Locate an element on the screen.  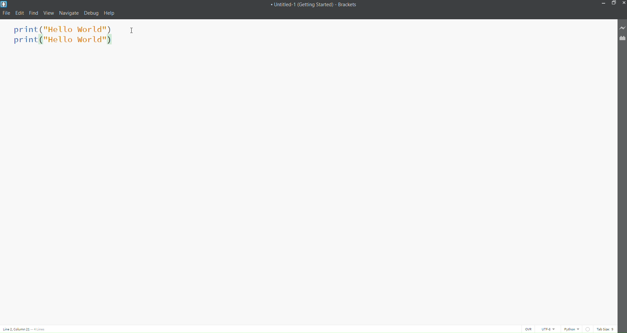
tab size is located at coordinates (606, 329).